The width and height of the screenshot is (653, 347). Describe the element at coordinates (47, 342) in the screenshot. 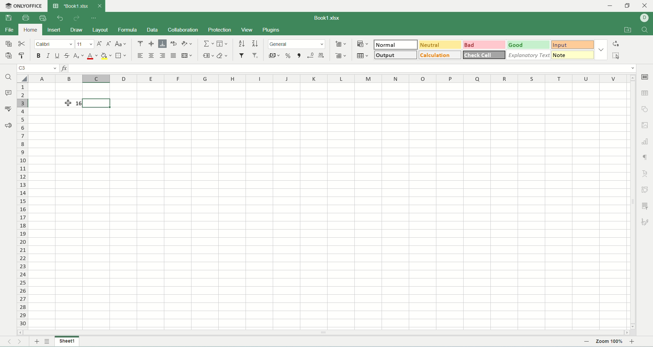

I see `list of sheet` at that location.